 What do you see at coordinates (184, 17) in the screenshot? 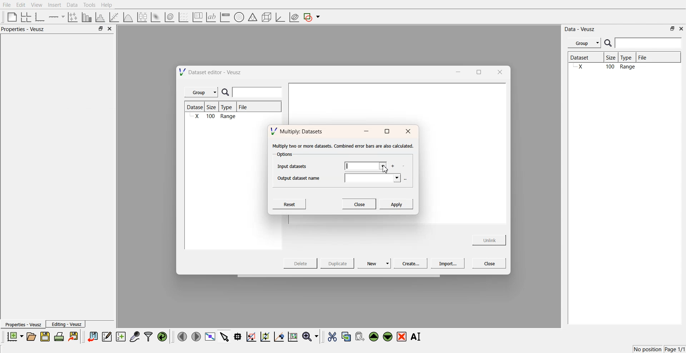
I see `plot a vector set` at bounding box center [184, 17].